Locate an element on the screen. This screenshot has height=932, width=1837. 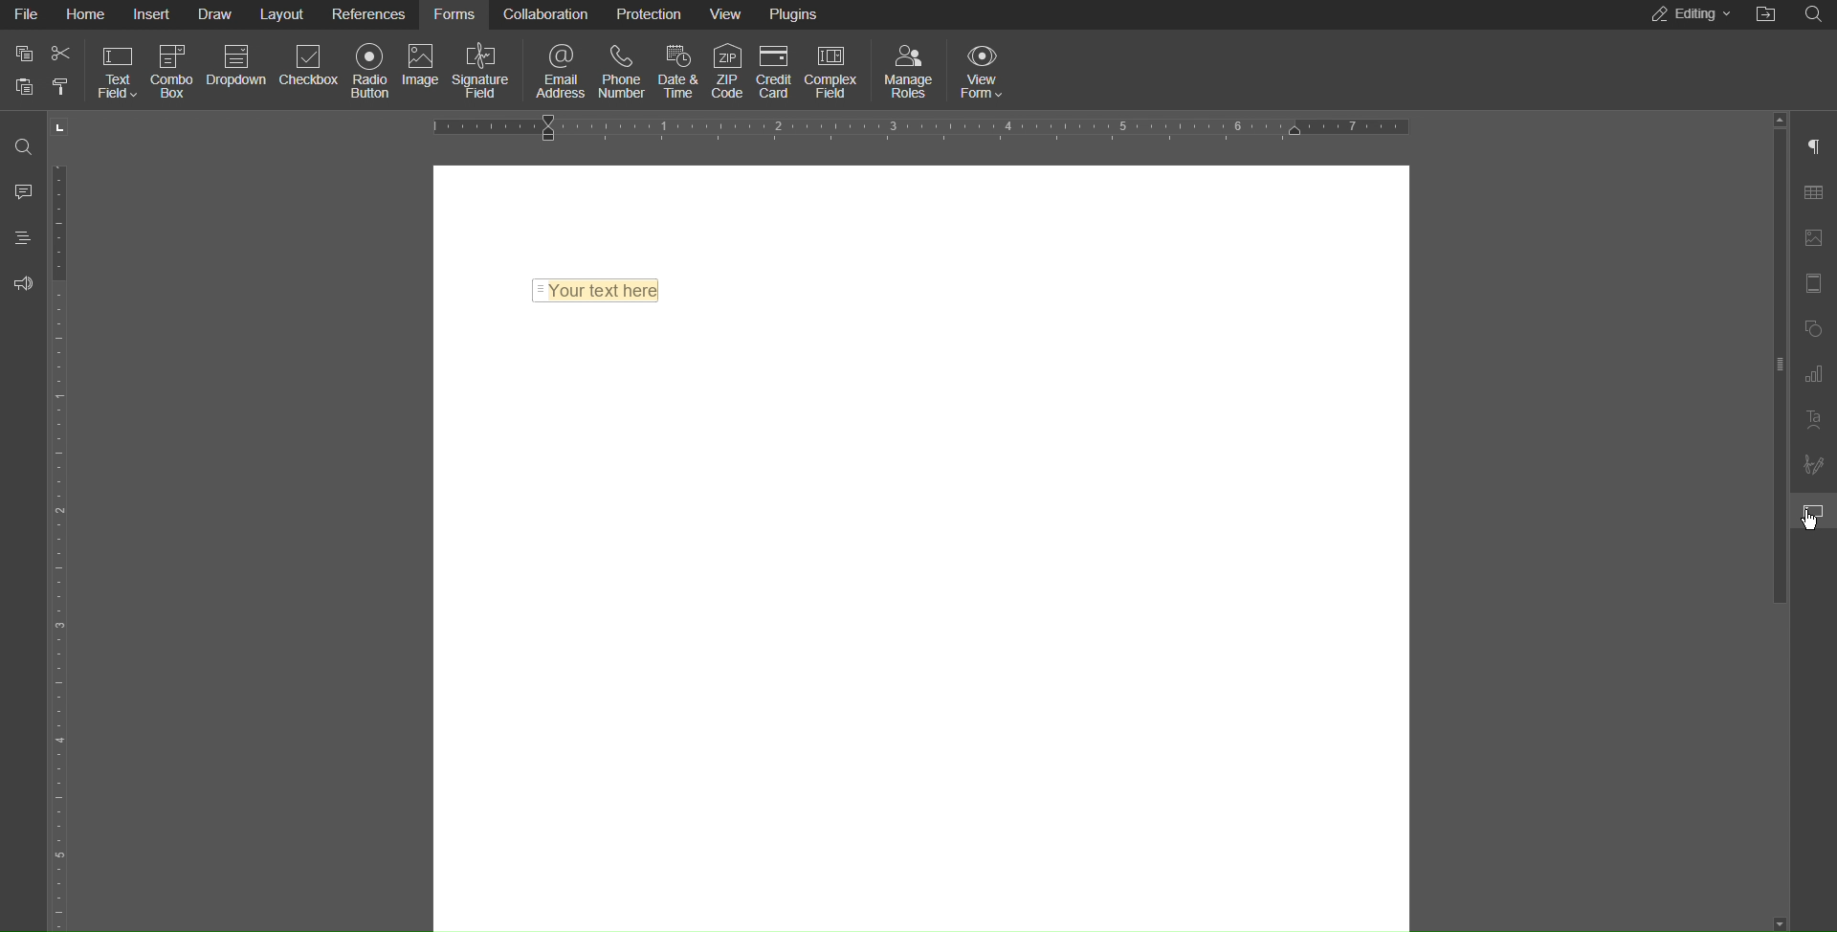
Header/Footer Settings is located at coordinates (1818, 284).